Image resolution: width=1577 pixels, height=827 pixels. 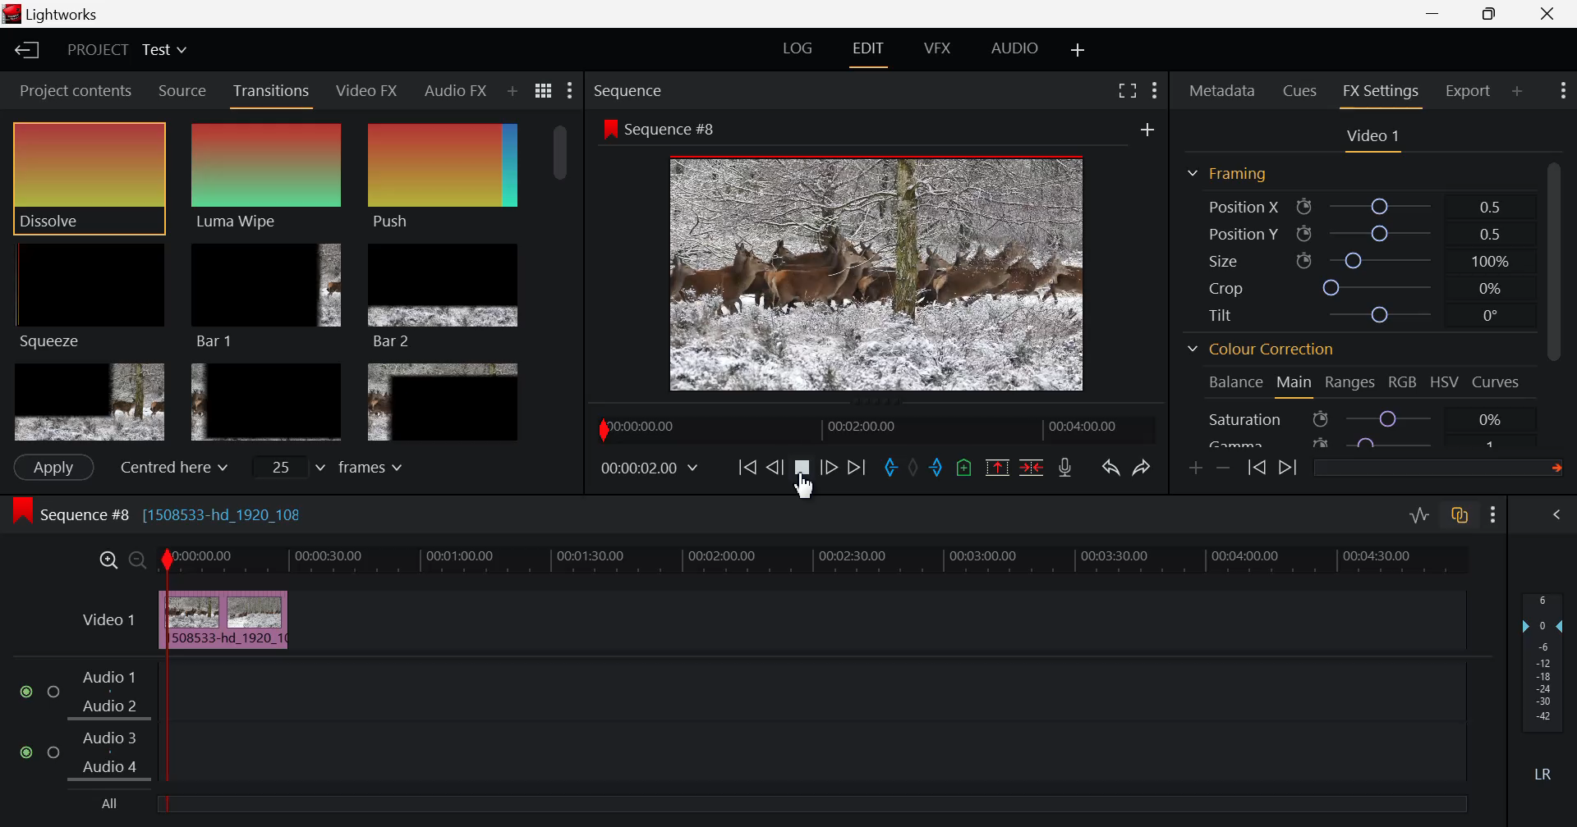 I want to click on Project Timeline Navigator, so click(x=874, y=429).